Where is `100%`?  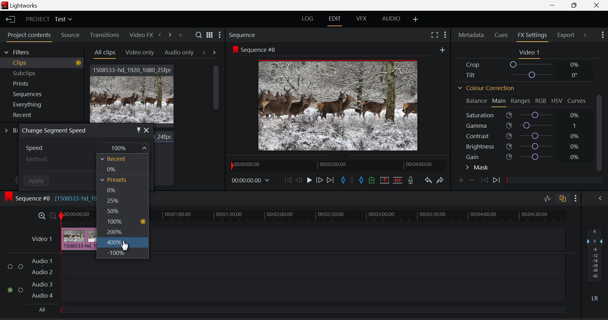 100% is located at coordinates (122, 147).